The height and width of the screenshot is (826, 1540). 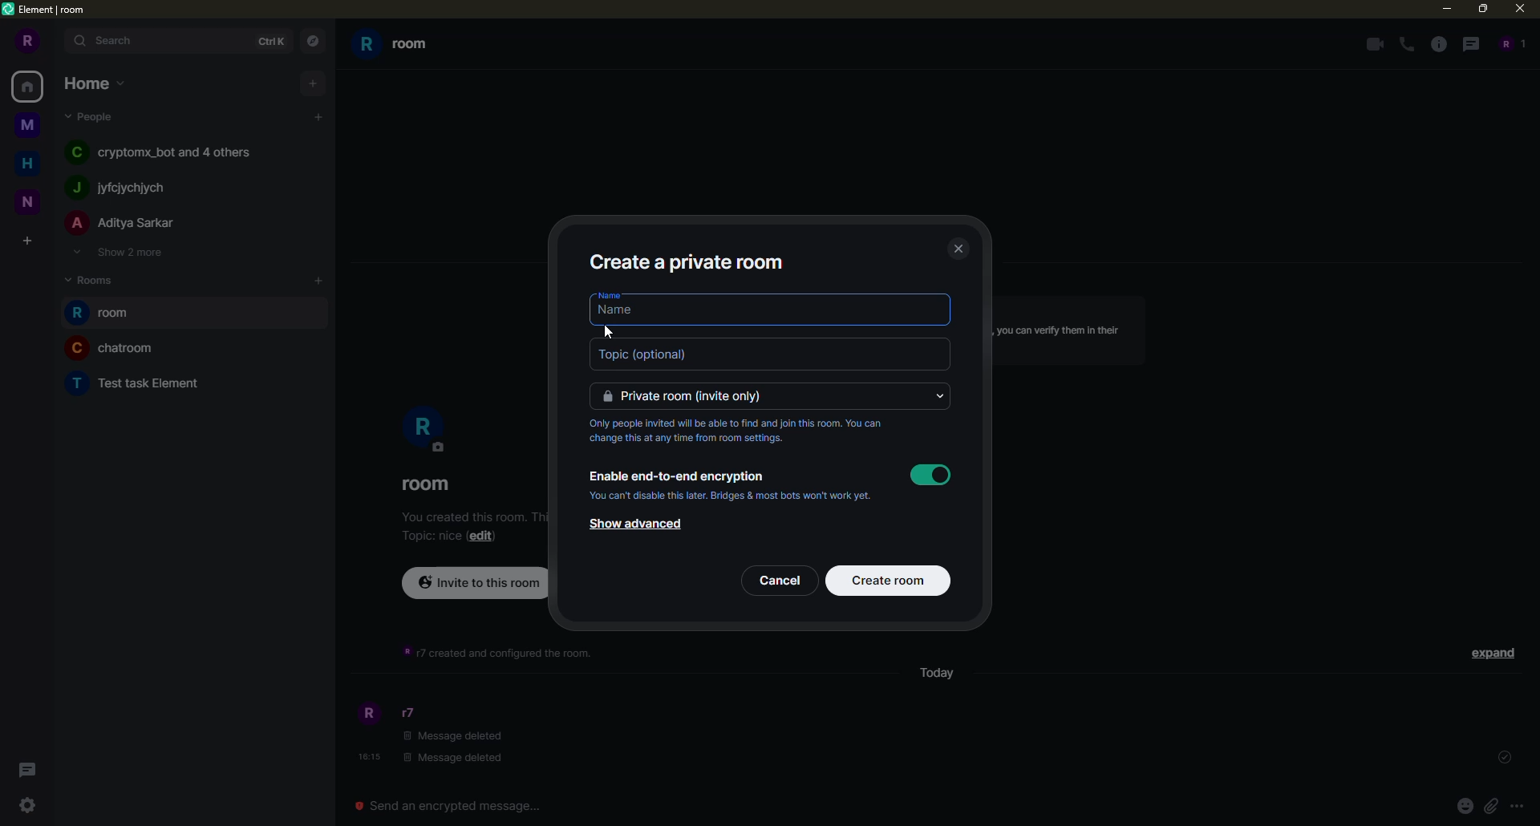 What do you see at coordinates (1518, 8) in the screenshot?
I see `close` at bounding box center [1518, 8].